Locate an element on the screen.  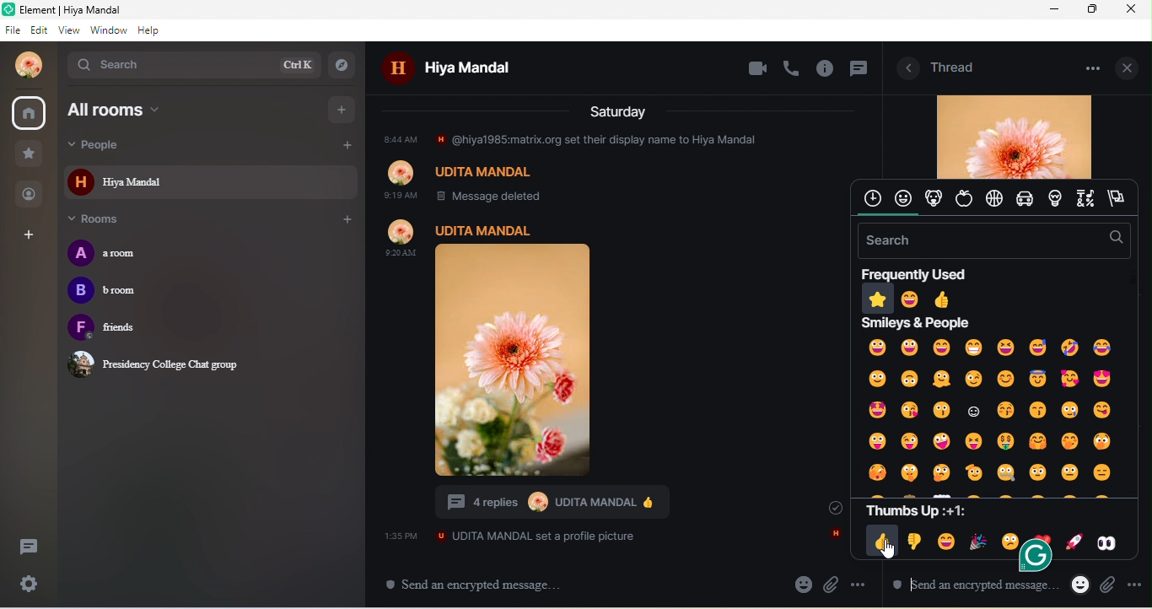
maximize is located at coordinates (1094, 9).